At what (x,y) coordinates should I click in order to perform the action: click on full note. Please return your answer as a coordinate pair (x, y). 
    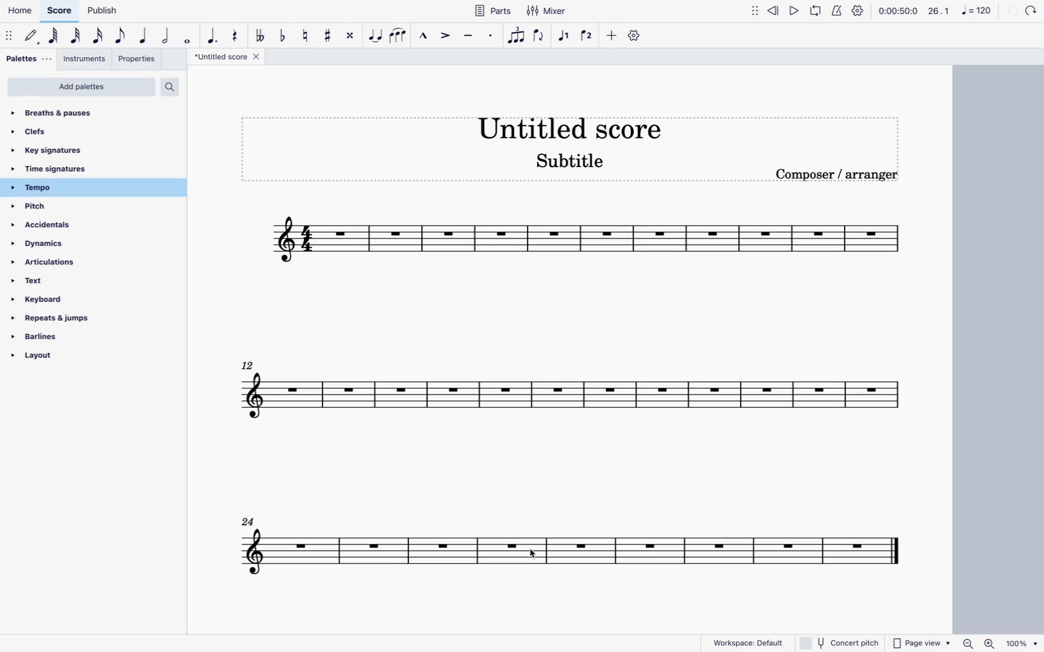
    Looking at the image, I should click on (188, 36).